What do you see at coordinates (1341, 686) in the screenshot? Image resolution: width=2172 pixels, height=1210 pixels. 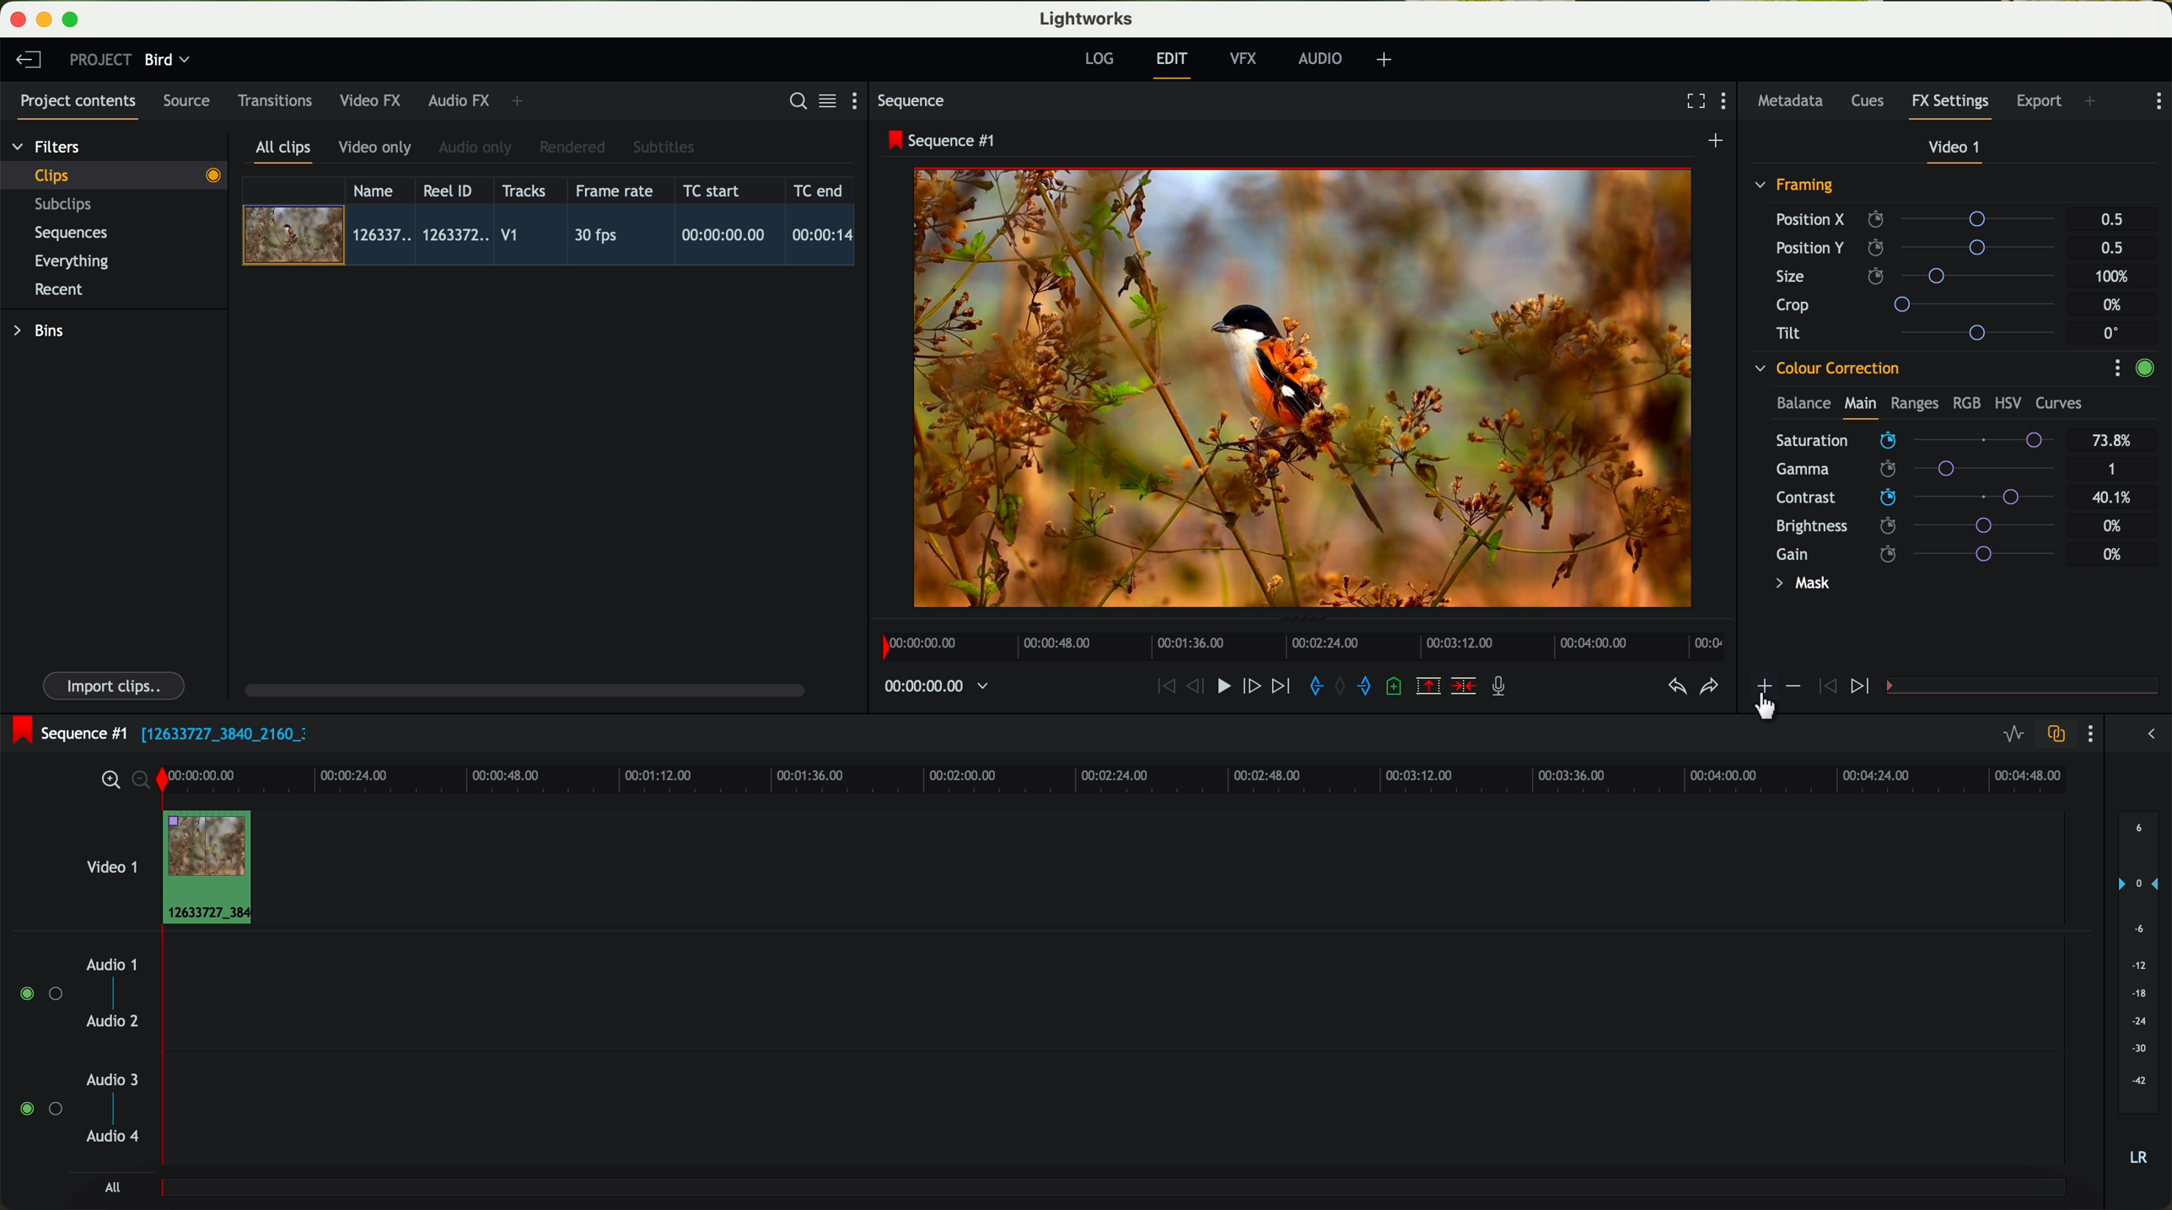 I see `clear marks` at bounding box center [1341, 686].